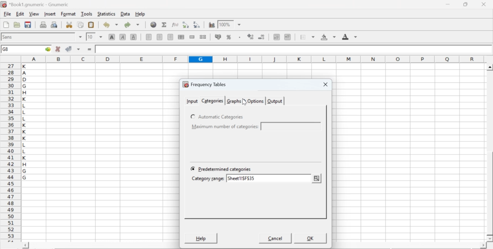 This screenshot has height=249, width=493. Describe the element at coordinates (123, 37) in the screenshot. I see `italic` at that location.